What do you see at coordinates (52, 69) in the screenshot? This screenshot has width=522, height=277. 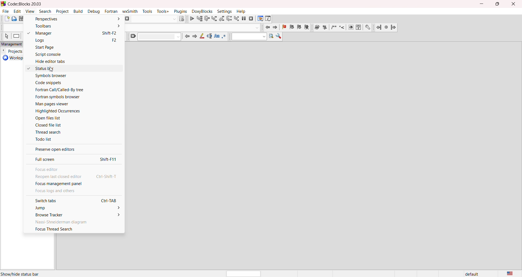 I see `Cursor` at bounding box center [52, 69].